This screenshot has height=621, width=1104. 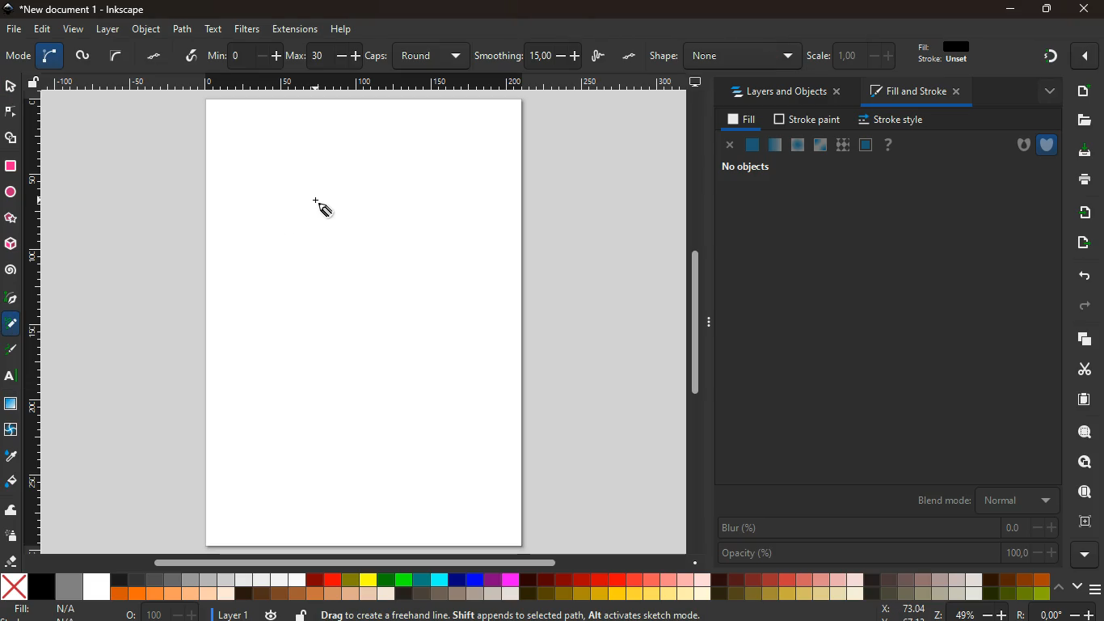 I want to click on blend mode, so click(x=984, y=498).